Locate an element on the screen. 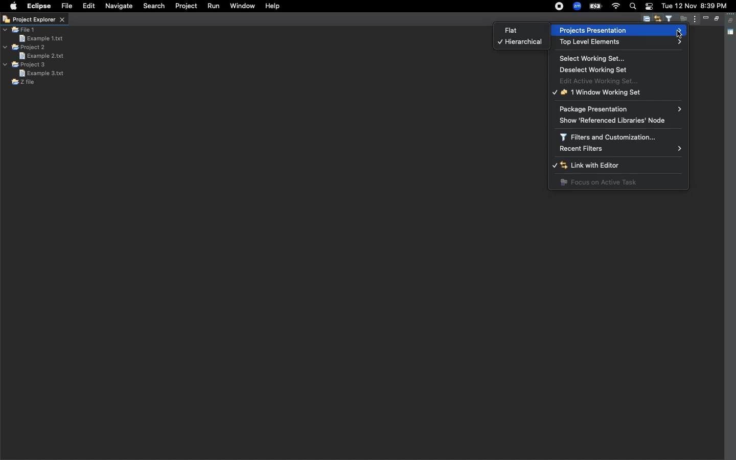 Image resolution: width=736 pixels, height=460 pixels. Hierarchical is located at coordinates (520, 43).